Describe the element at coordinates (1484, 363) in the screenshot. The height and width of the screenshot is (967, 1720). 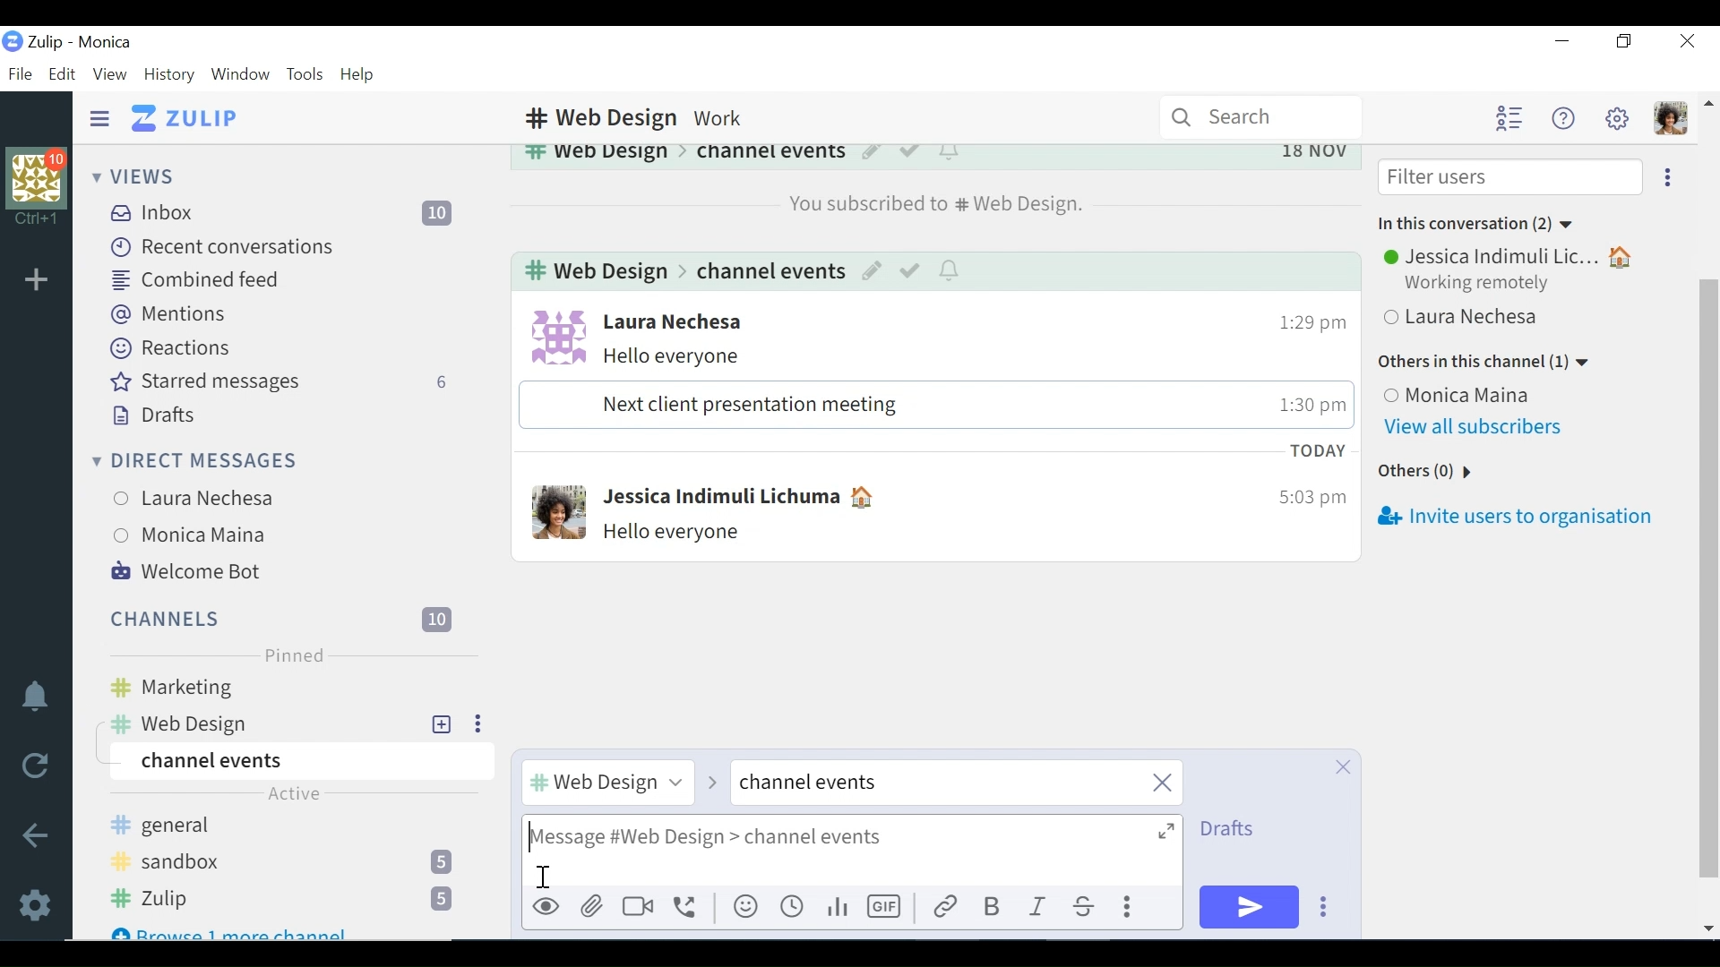
I see `Others in this channel` at that location.